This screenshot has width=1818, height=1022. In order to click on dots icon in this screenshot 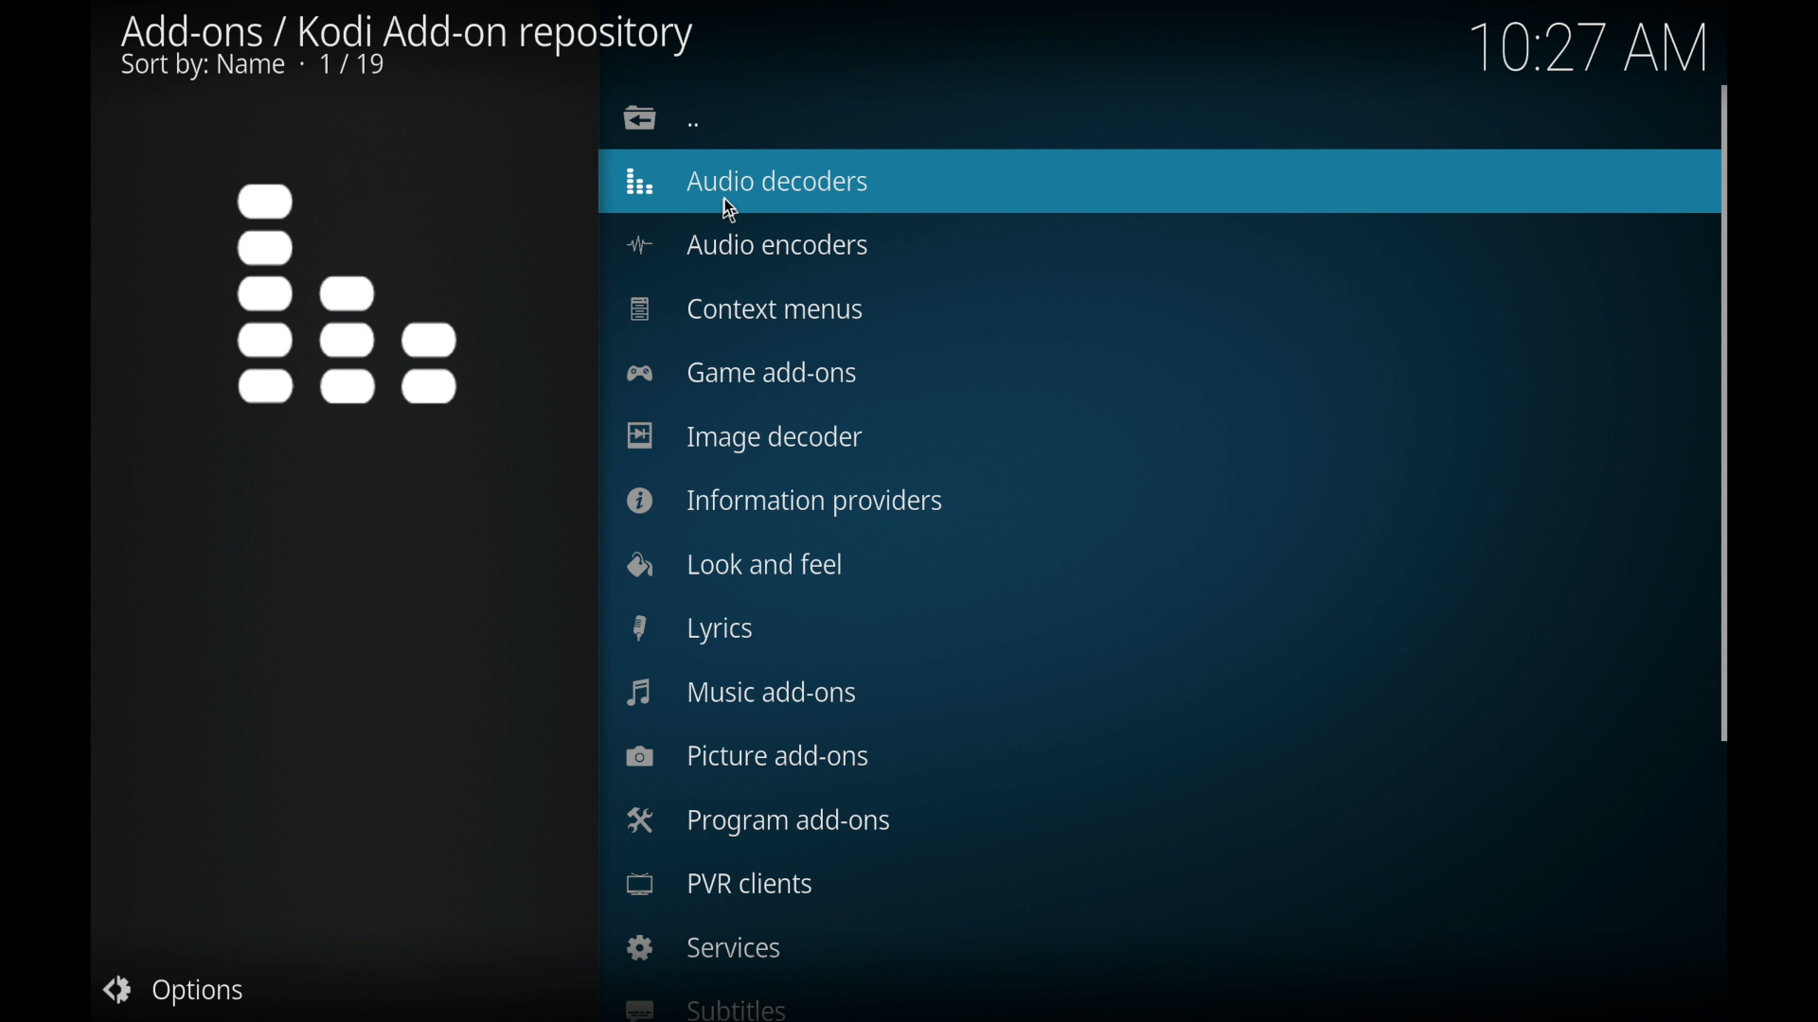, I will do `click(694, 124)`.